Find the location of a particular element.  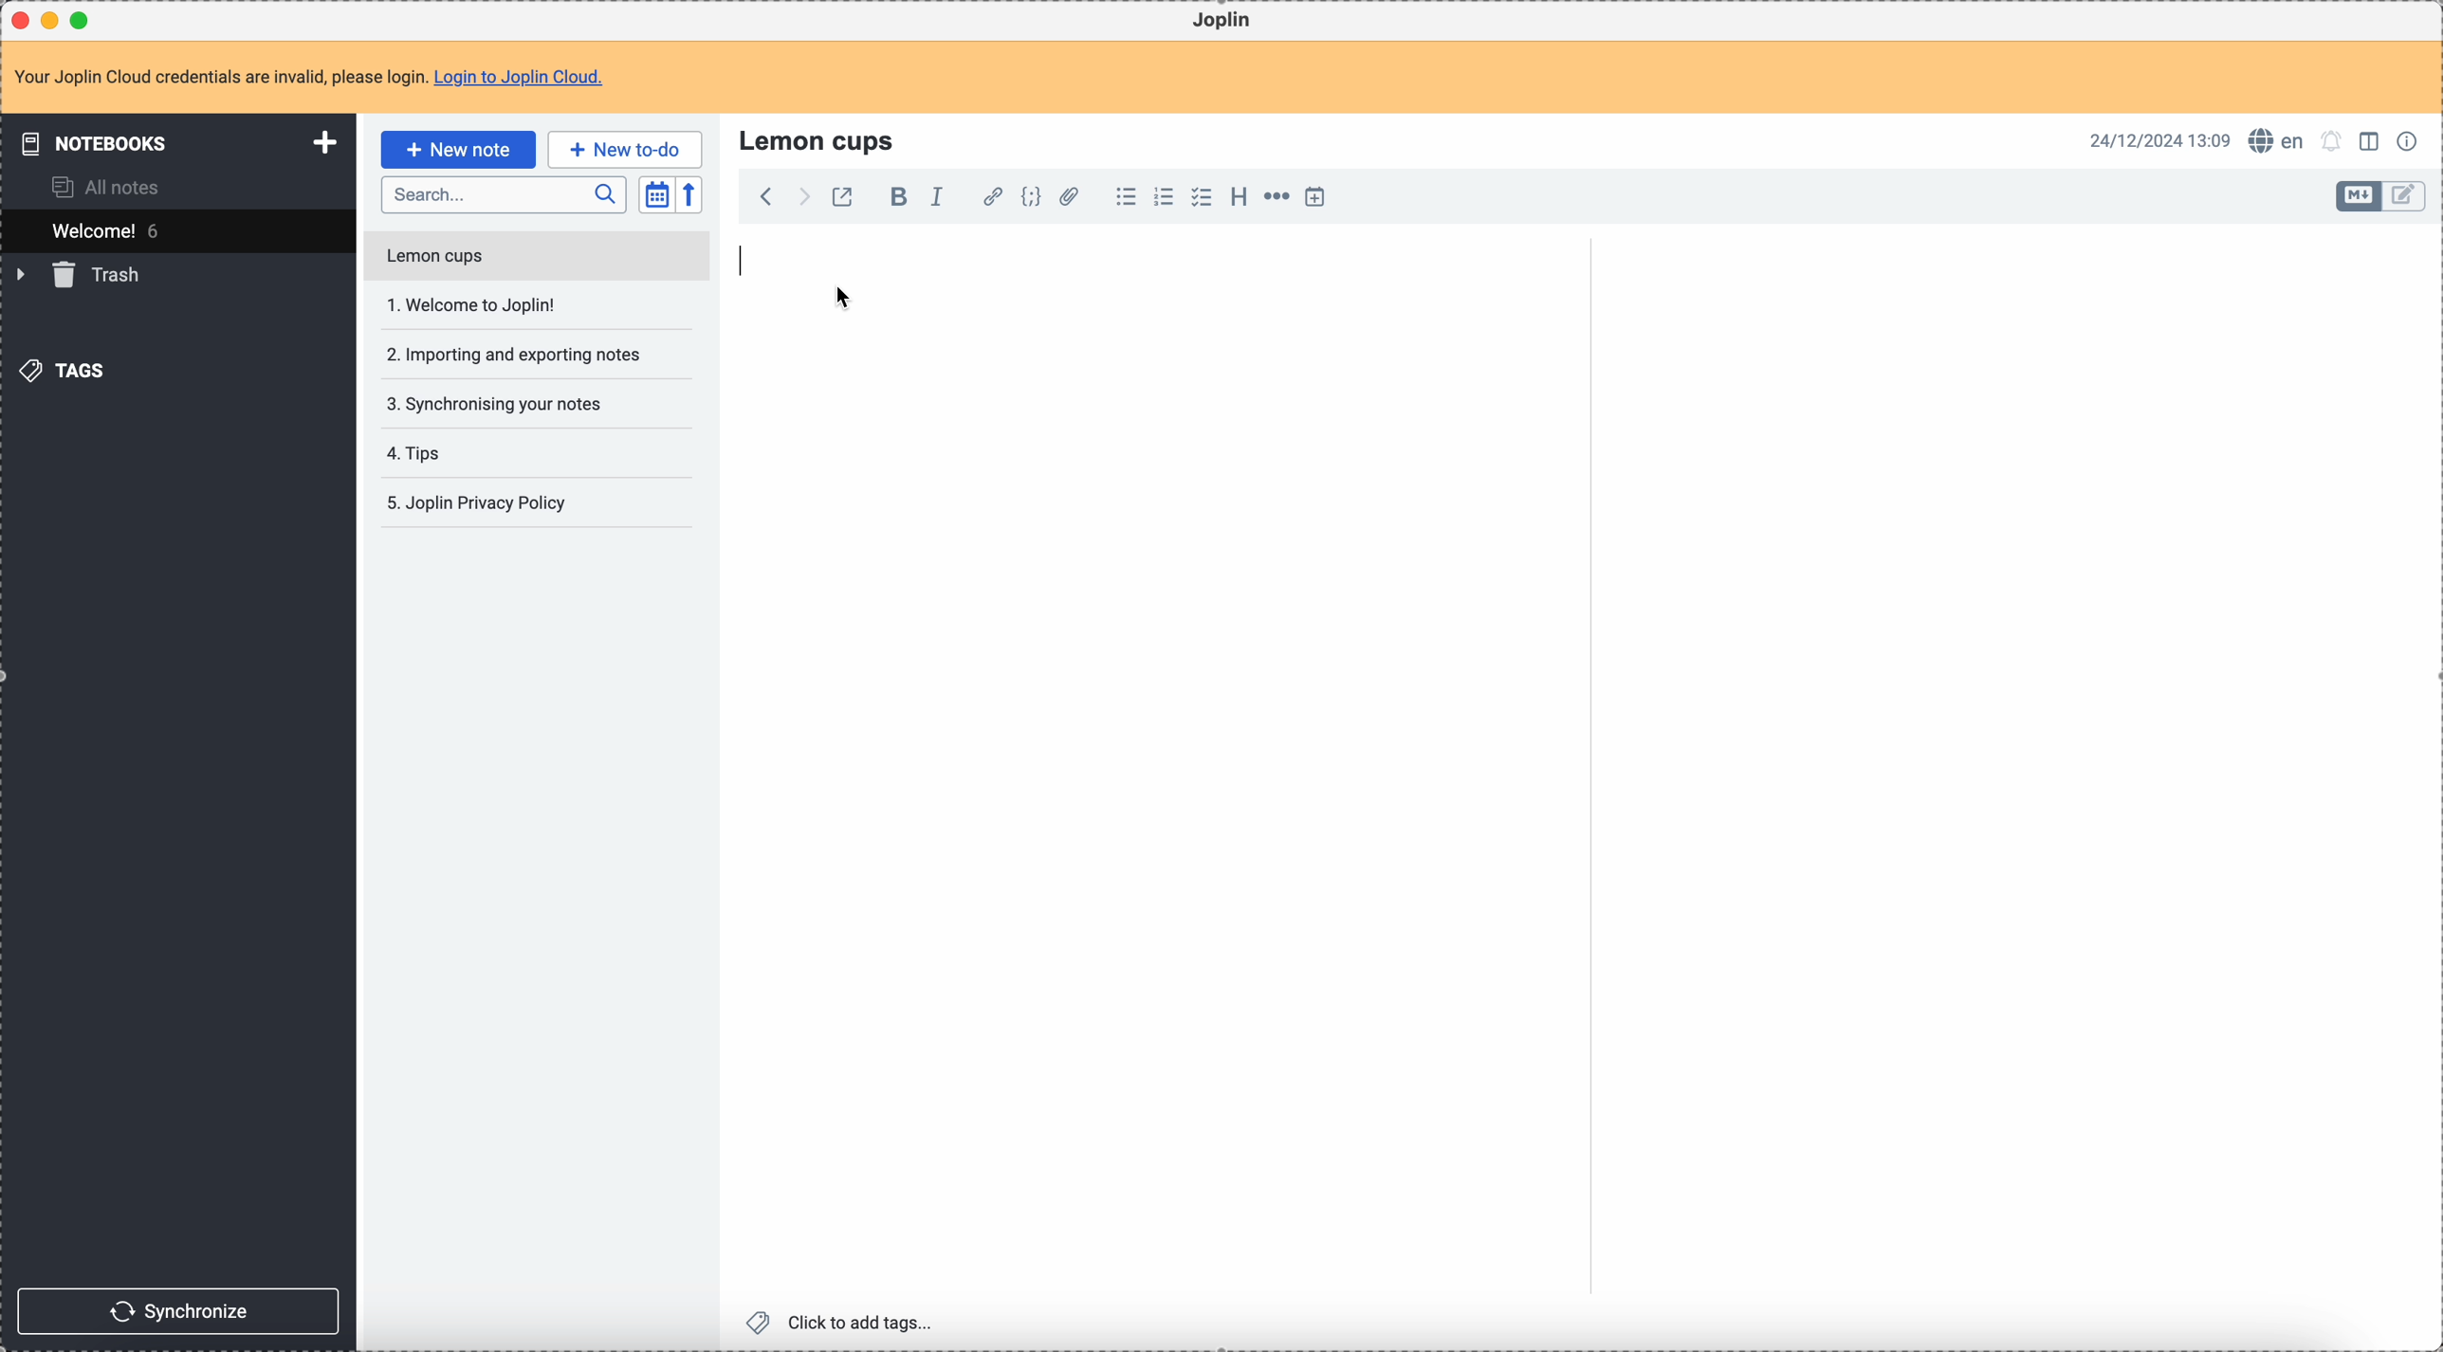

synchronize is located at coordinates (179, 1311).